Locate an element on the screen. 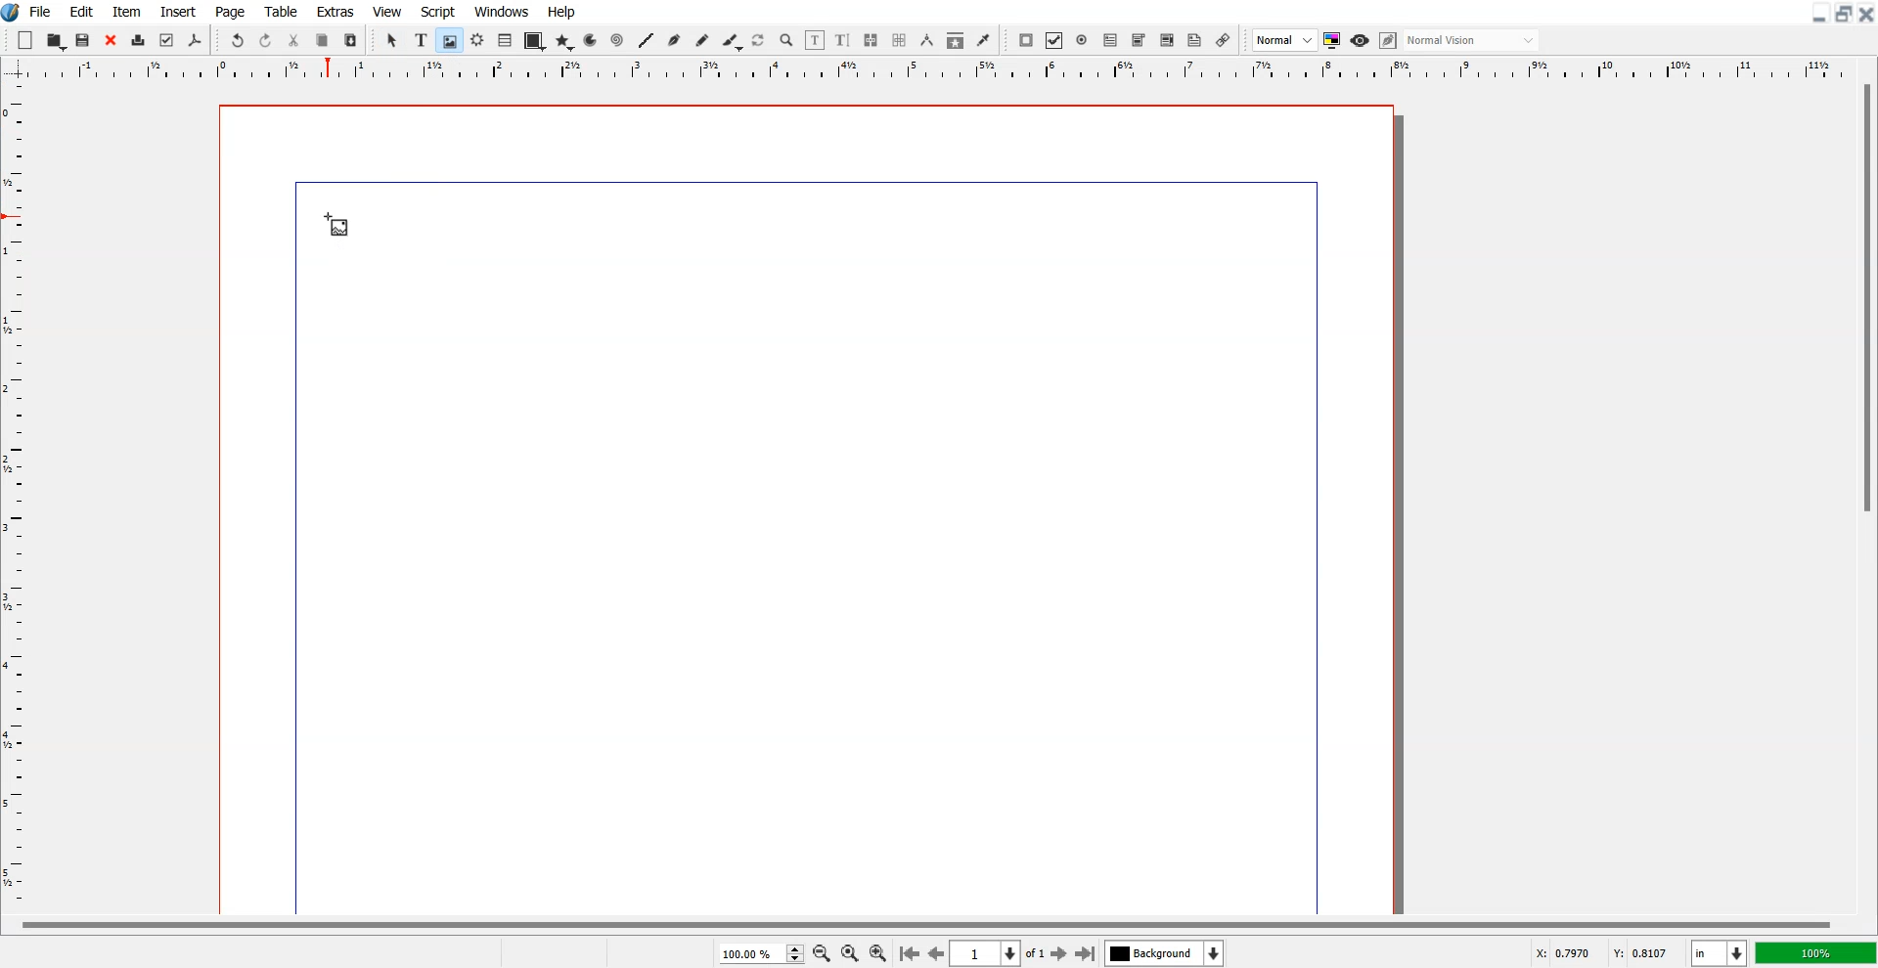 This screenshot has width=1878, height=968. PDF Text Field is located at coordinates (1110, 40).